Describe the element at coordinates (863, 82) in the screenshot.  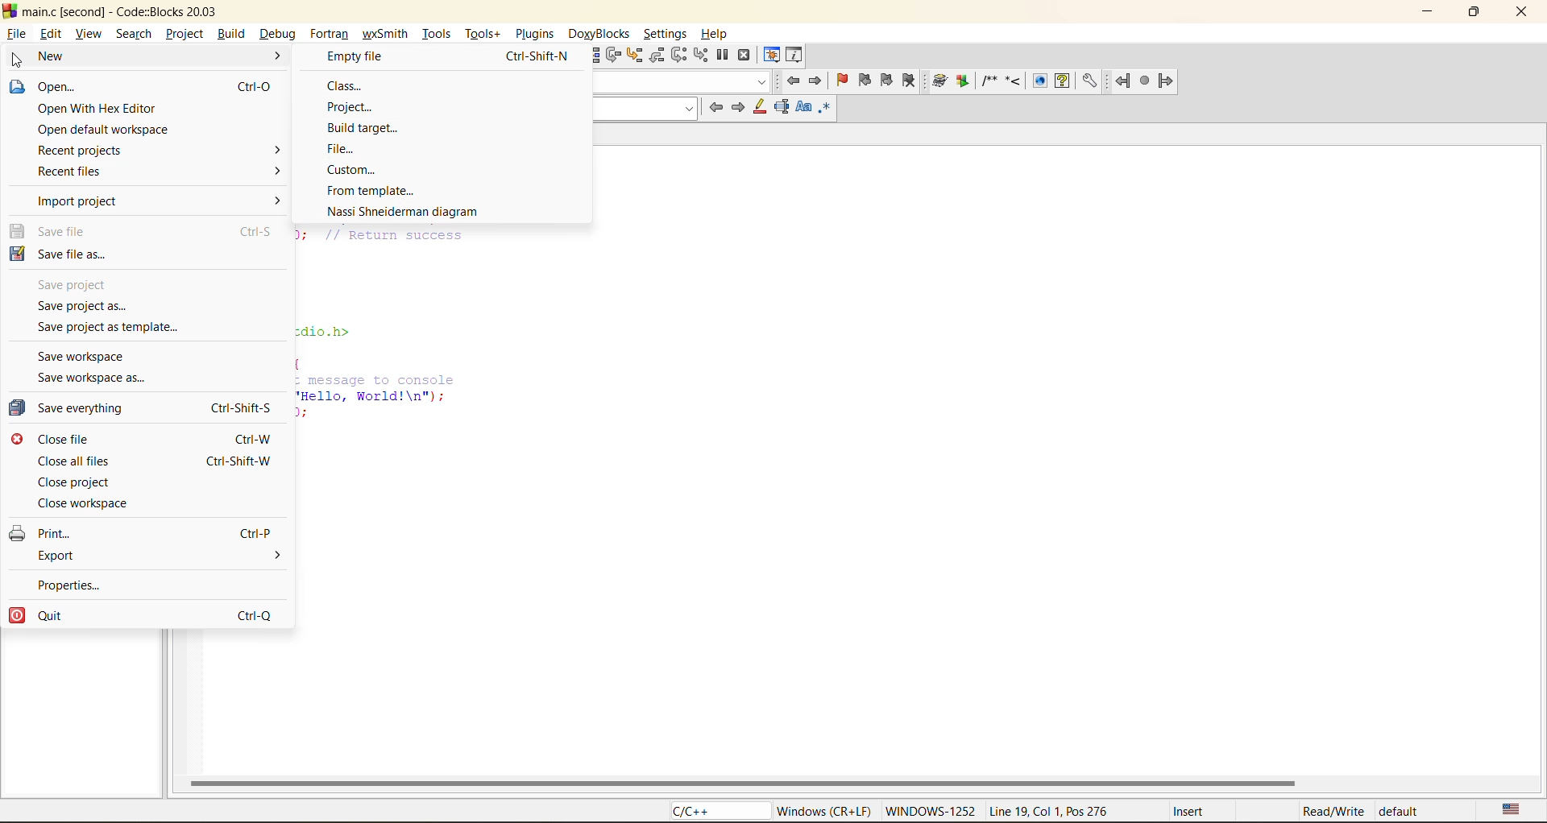
I see `previous bookmark` at that location.